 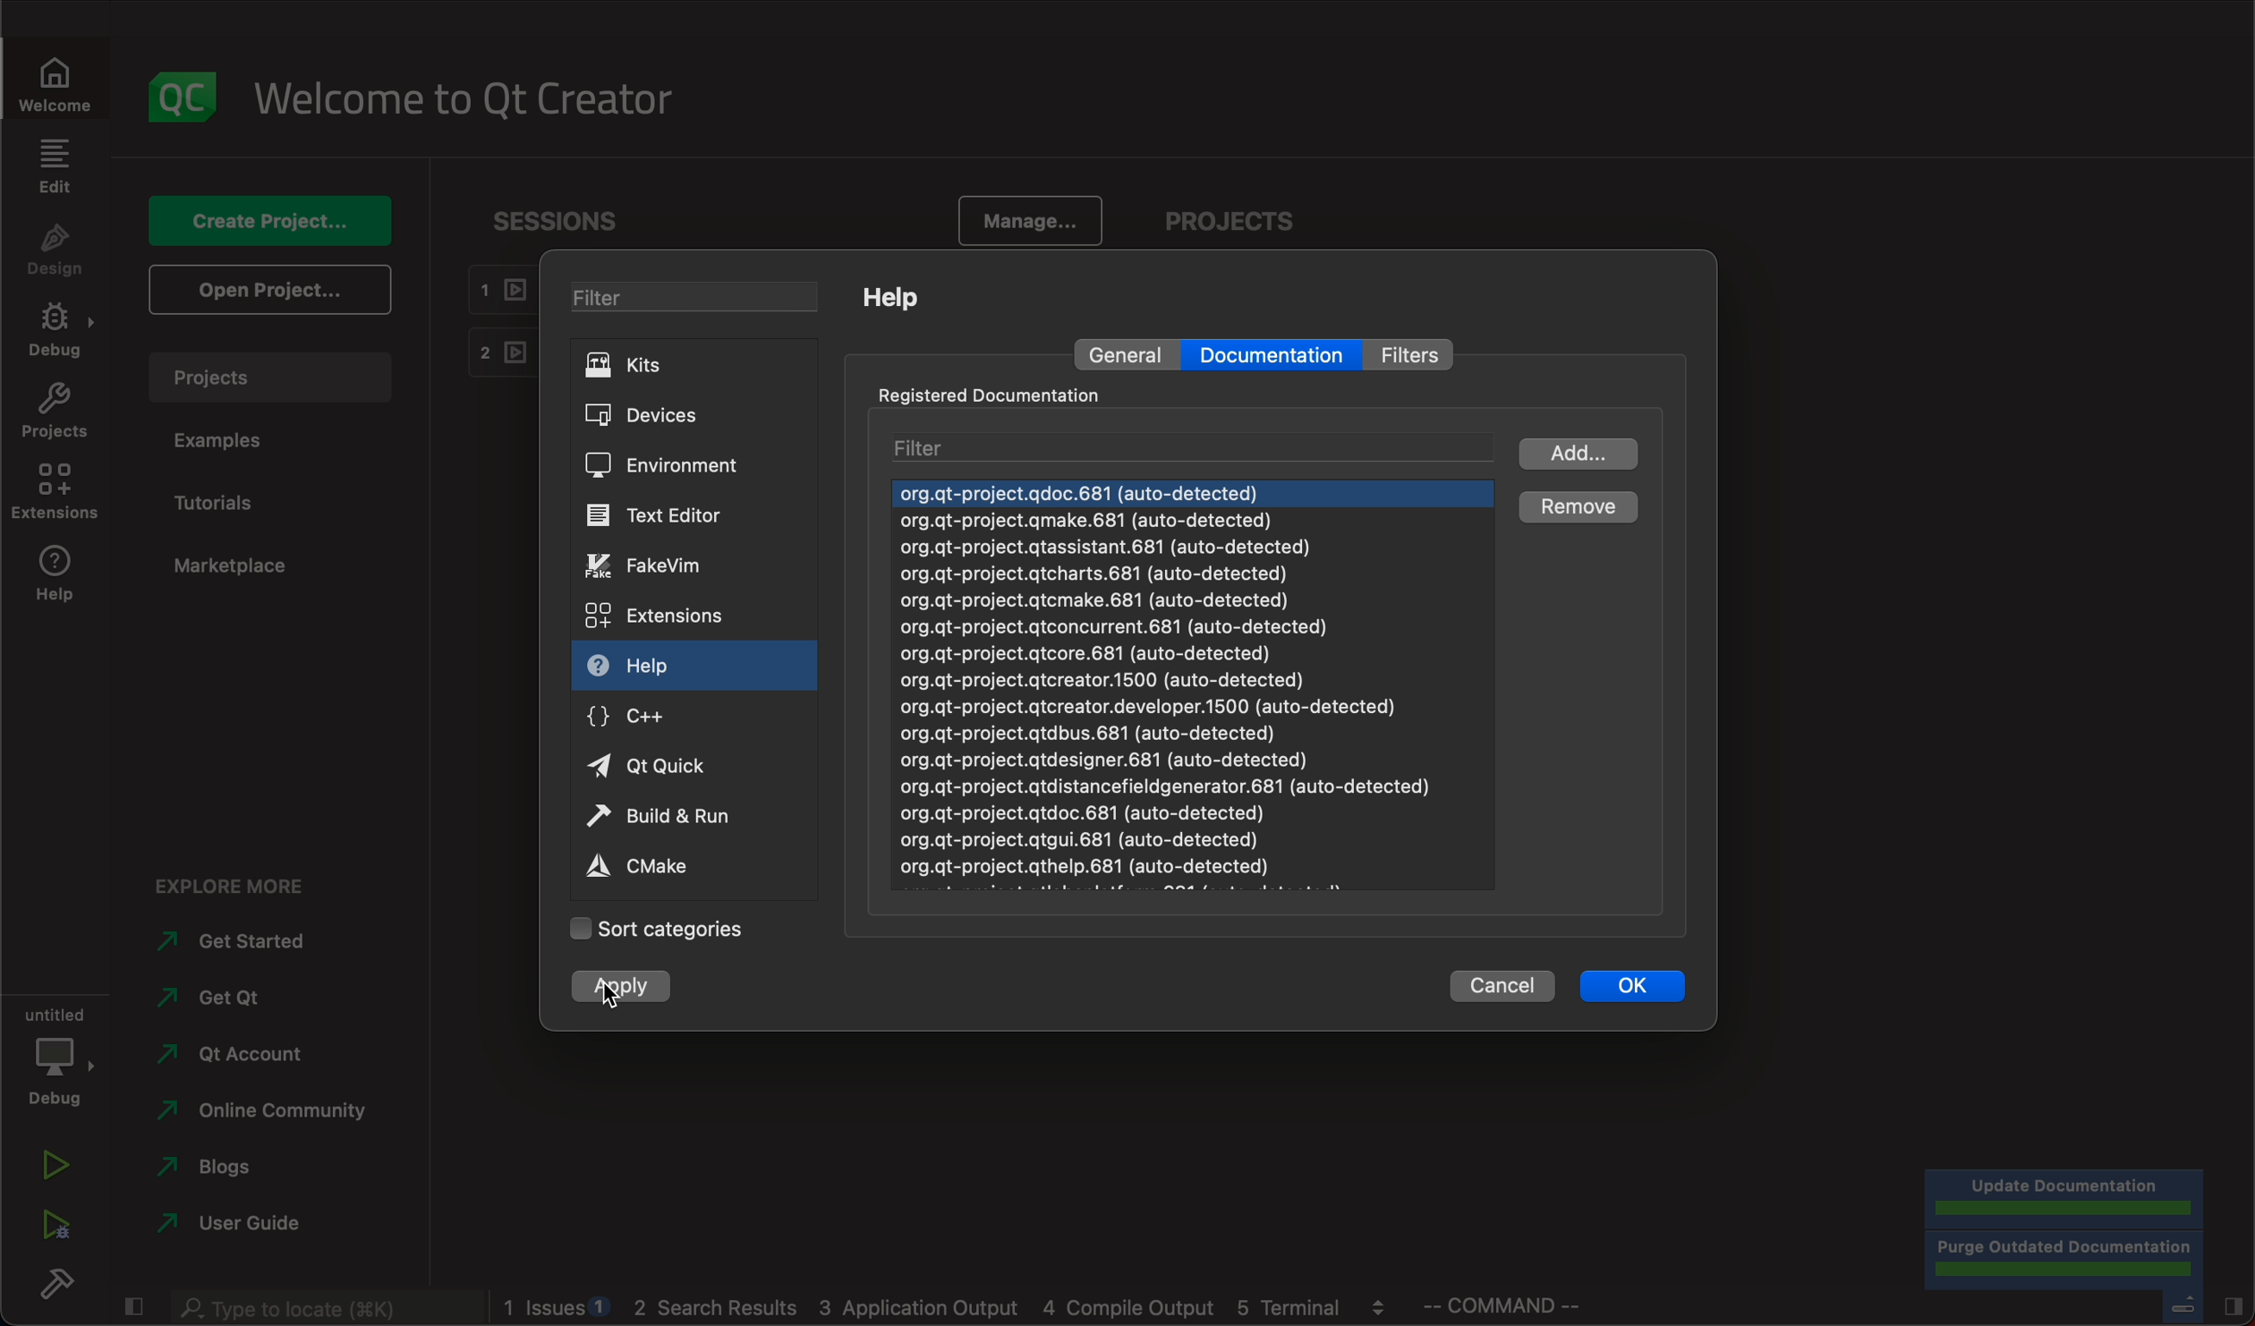 I want to click on projects, so click(x=1244, y=223).